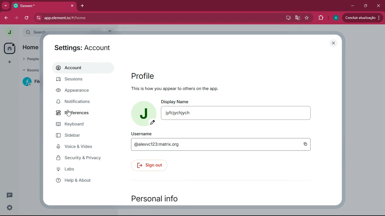 This screenshot has height=216, width=385. What do you see at coordinates (175, 101) in the screenshot?
I see `display name` at bounding box center [175, 101].